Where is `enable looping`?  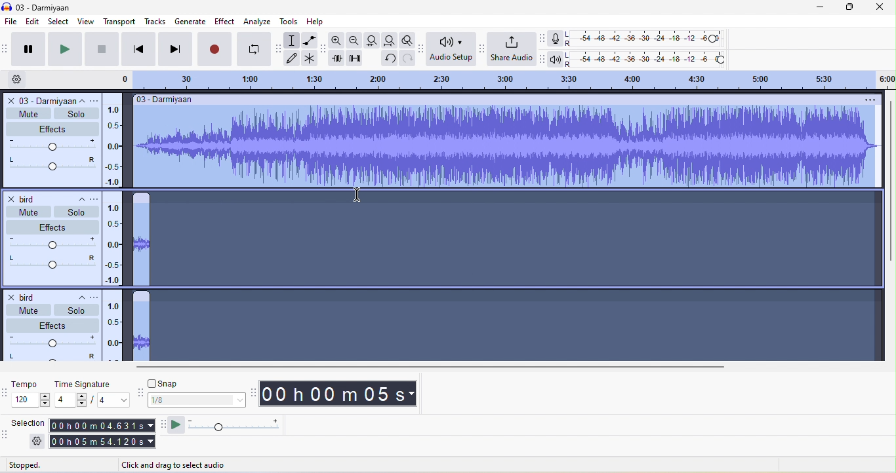
enable looping is located at coordinates (253, 50).